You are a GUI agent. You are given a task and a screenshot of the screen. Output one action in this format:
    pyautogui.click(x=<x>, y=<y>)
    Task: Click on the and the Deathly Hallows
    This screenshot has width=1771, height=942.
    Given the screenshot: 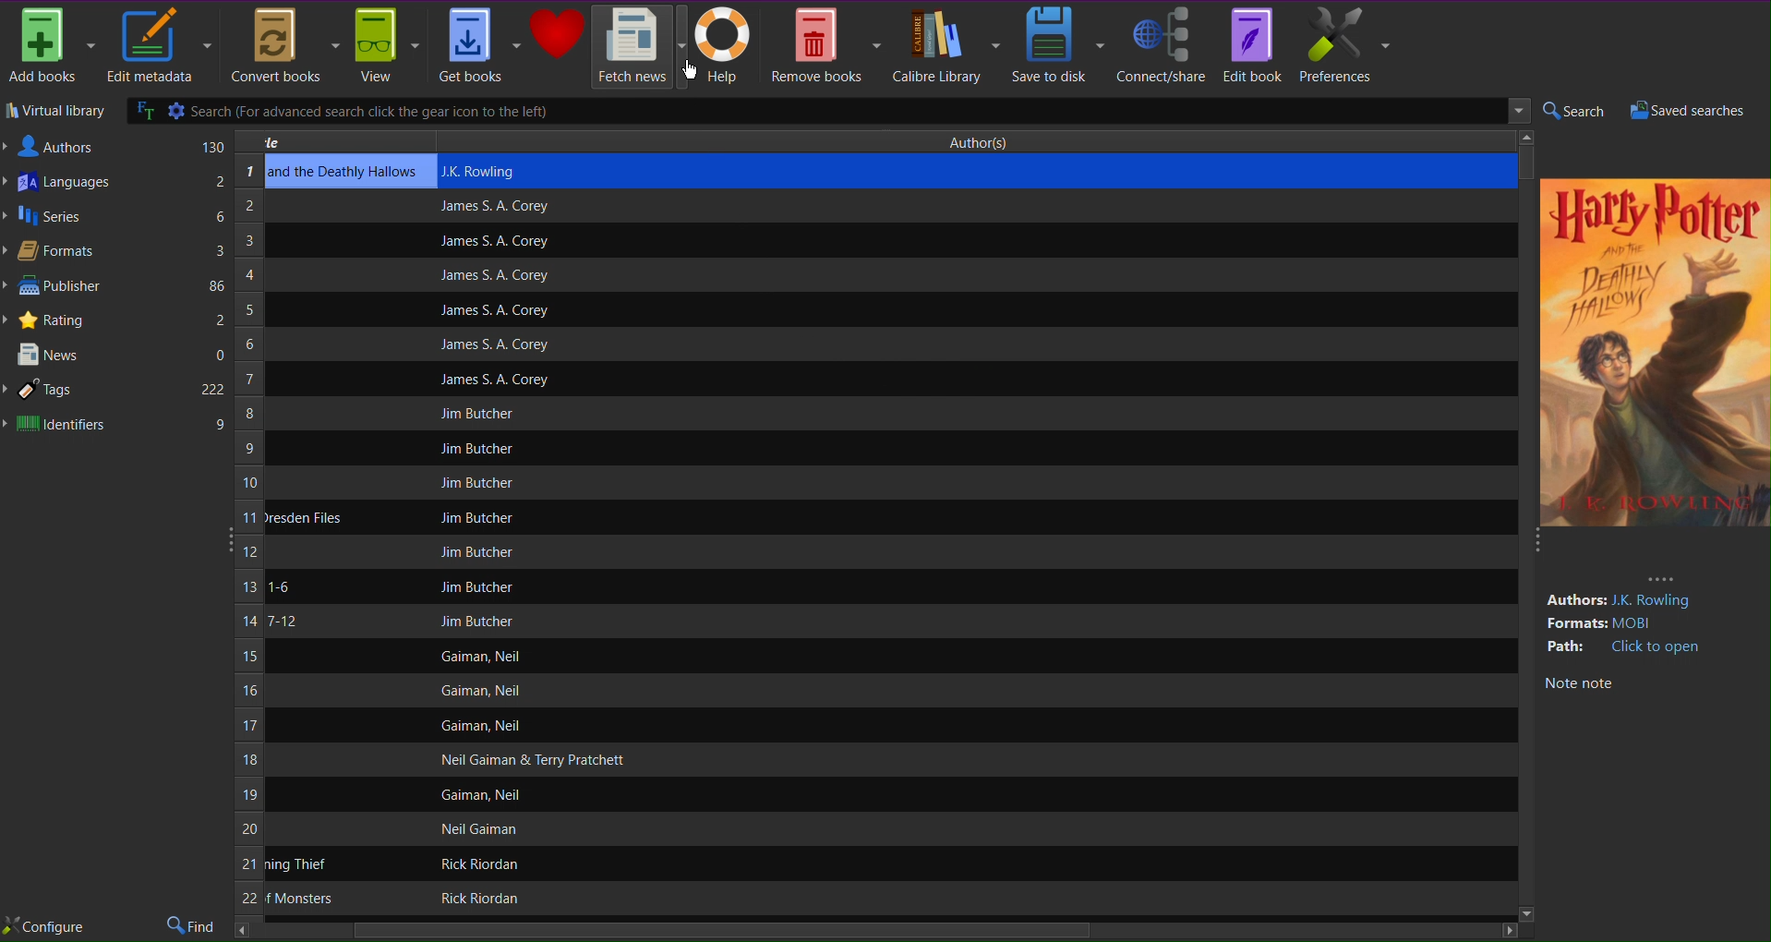 What is the action you would take?
    pyautogui.click(x=344, y=172)
    